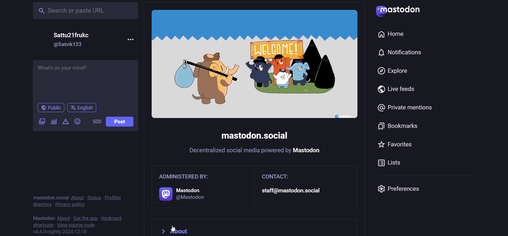 This screenshot has height=236, width=508. Describe the element at coordinates (199, 188) in the screenshot. I see `administered by` at that location.